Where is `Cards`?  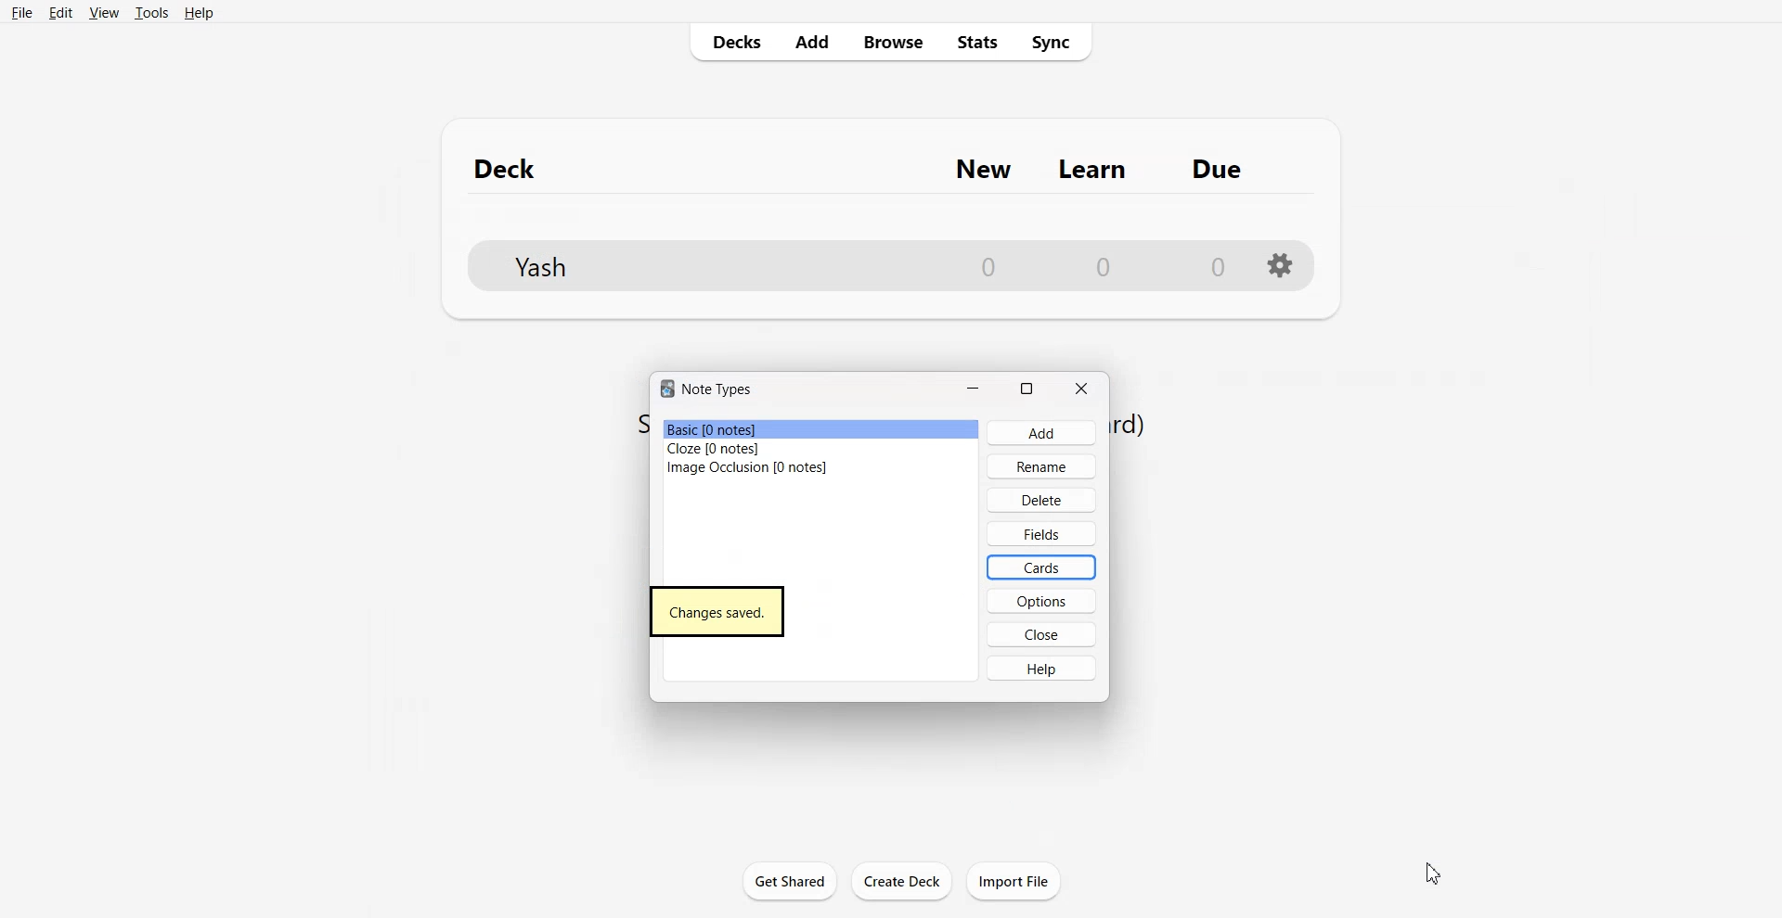 Cards is located at coordinates (1040, 567).